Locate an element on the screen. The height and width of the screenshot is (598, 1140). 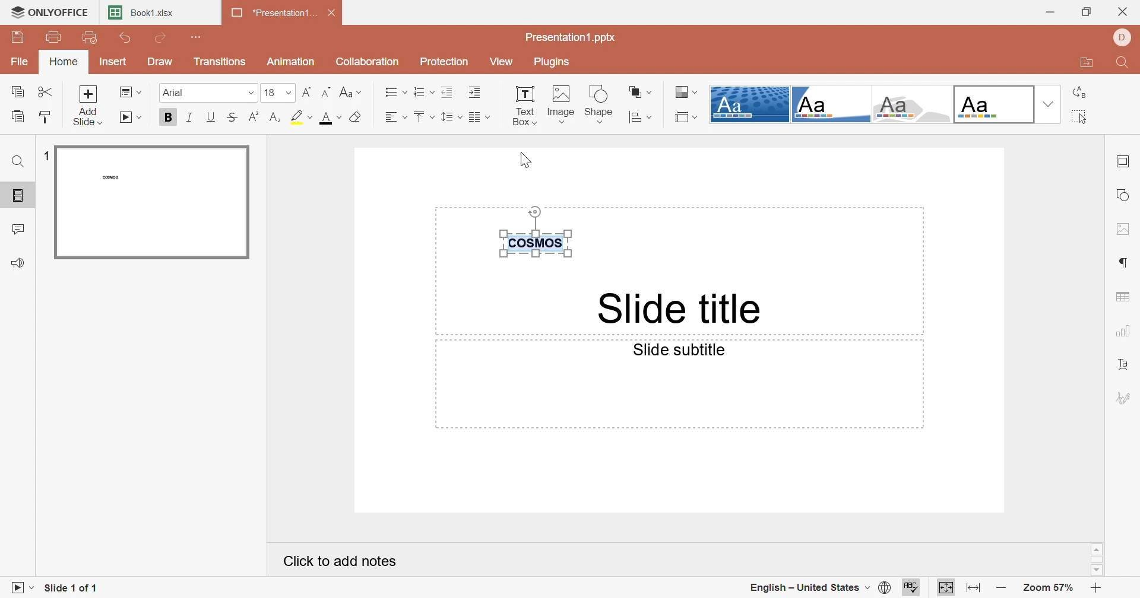
Set document language is located at coordinates (886, 586).